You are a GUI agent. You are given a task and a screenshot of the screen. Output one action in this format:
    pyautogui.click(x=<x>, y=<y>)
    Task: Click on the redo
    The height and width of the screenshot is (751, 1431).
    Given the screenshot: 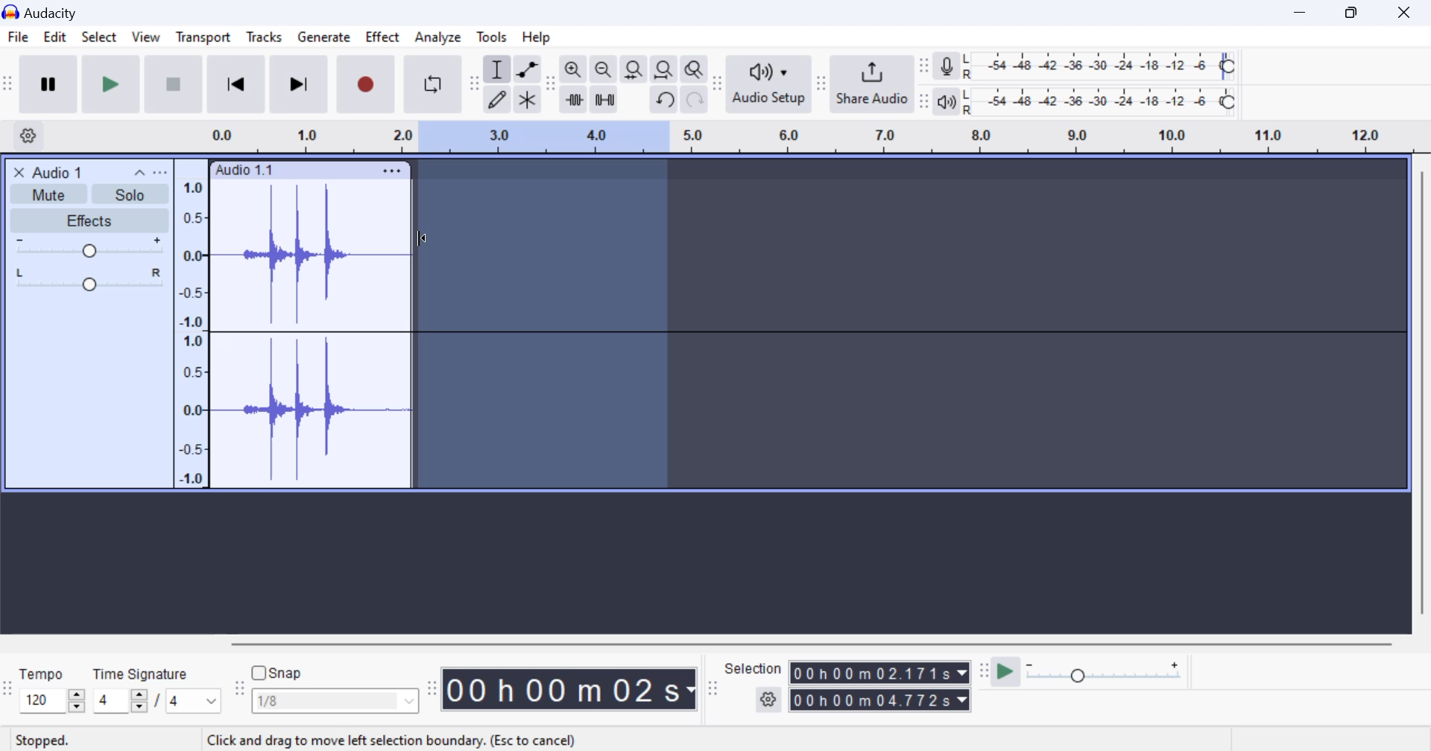 What is the action you would take?
    pyautogui.click(x=695, y=100)
    